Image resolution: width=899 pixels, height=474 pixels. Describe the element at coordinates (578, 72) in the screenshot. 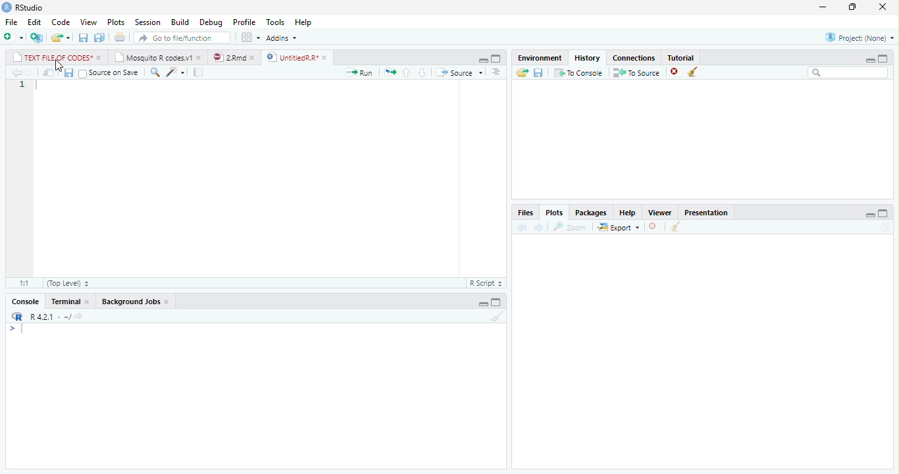

I see `To Console` at that location.